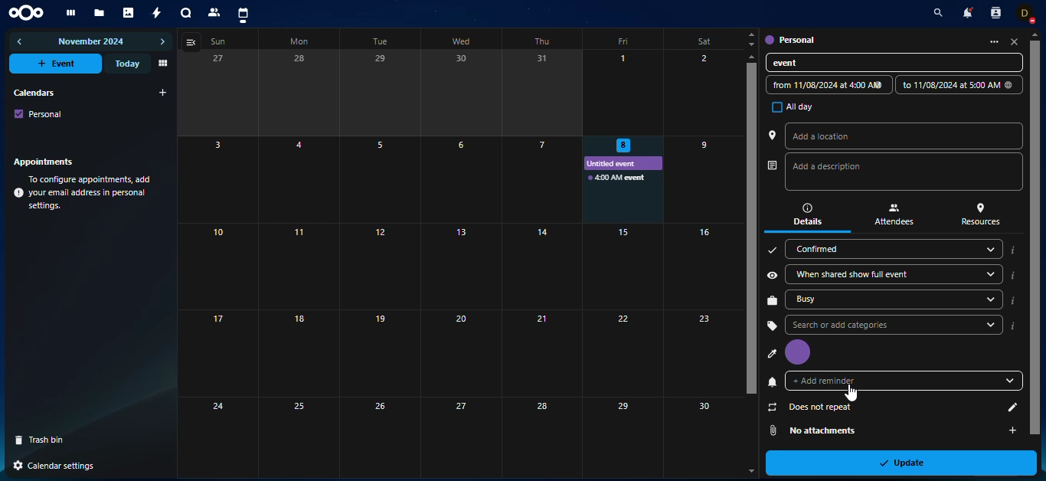  What do you see at coordinates (463, 93) in the screenshot?
I see `30` at bounding box center [463, 93].